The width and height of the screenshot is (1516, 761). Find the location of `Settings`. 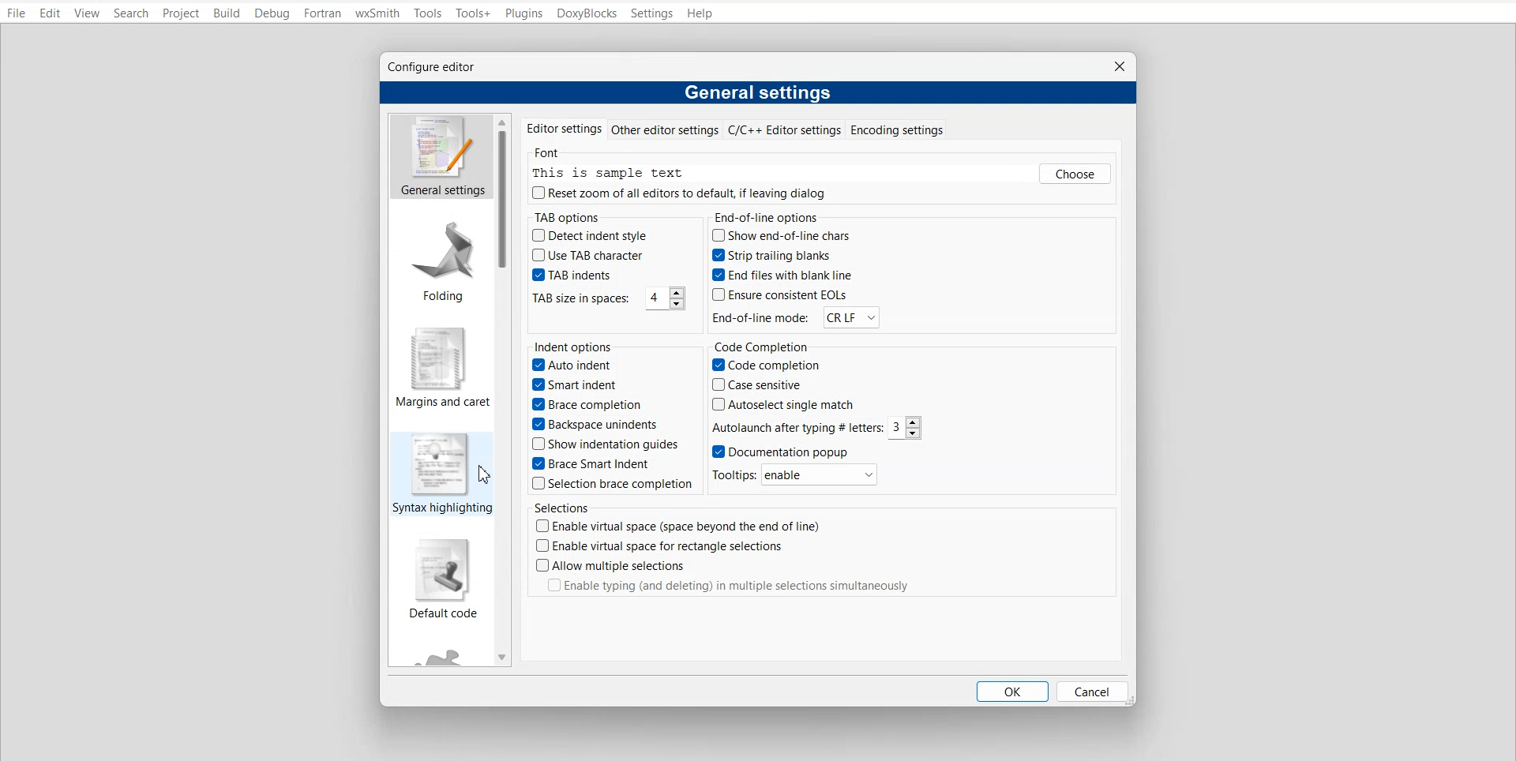

Settings is located at coordinates (652, 13).